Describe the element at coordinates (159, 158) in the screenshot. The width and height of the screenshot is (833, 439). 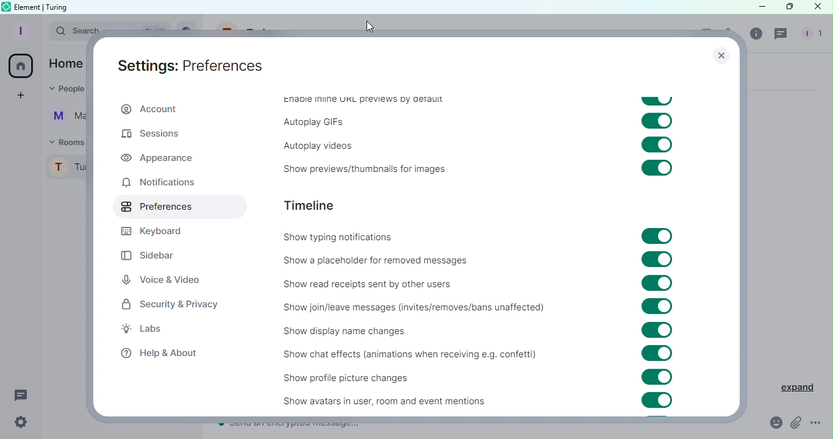
I see `Appearance` at that location.